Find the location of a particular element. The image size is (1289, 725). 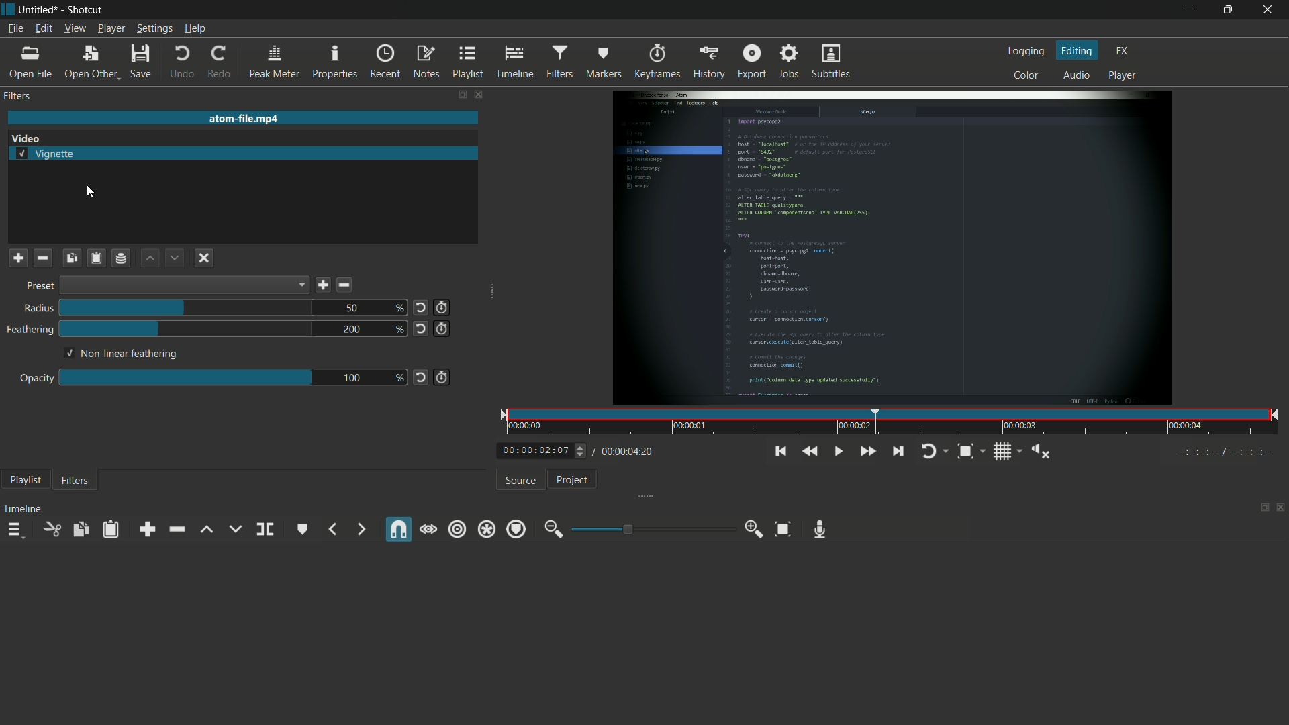

settings menu is located at coordinates (154, 28).